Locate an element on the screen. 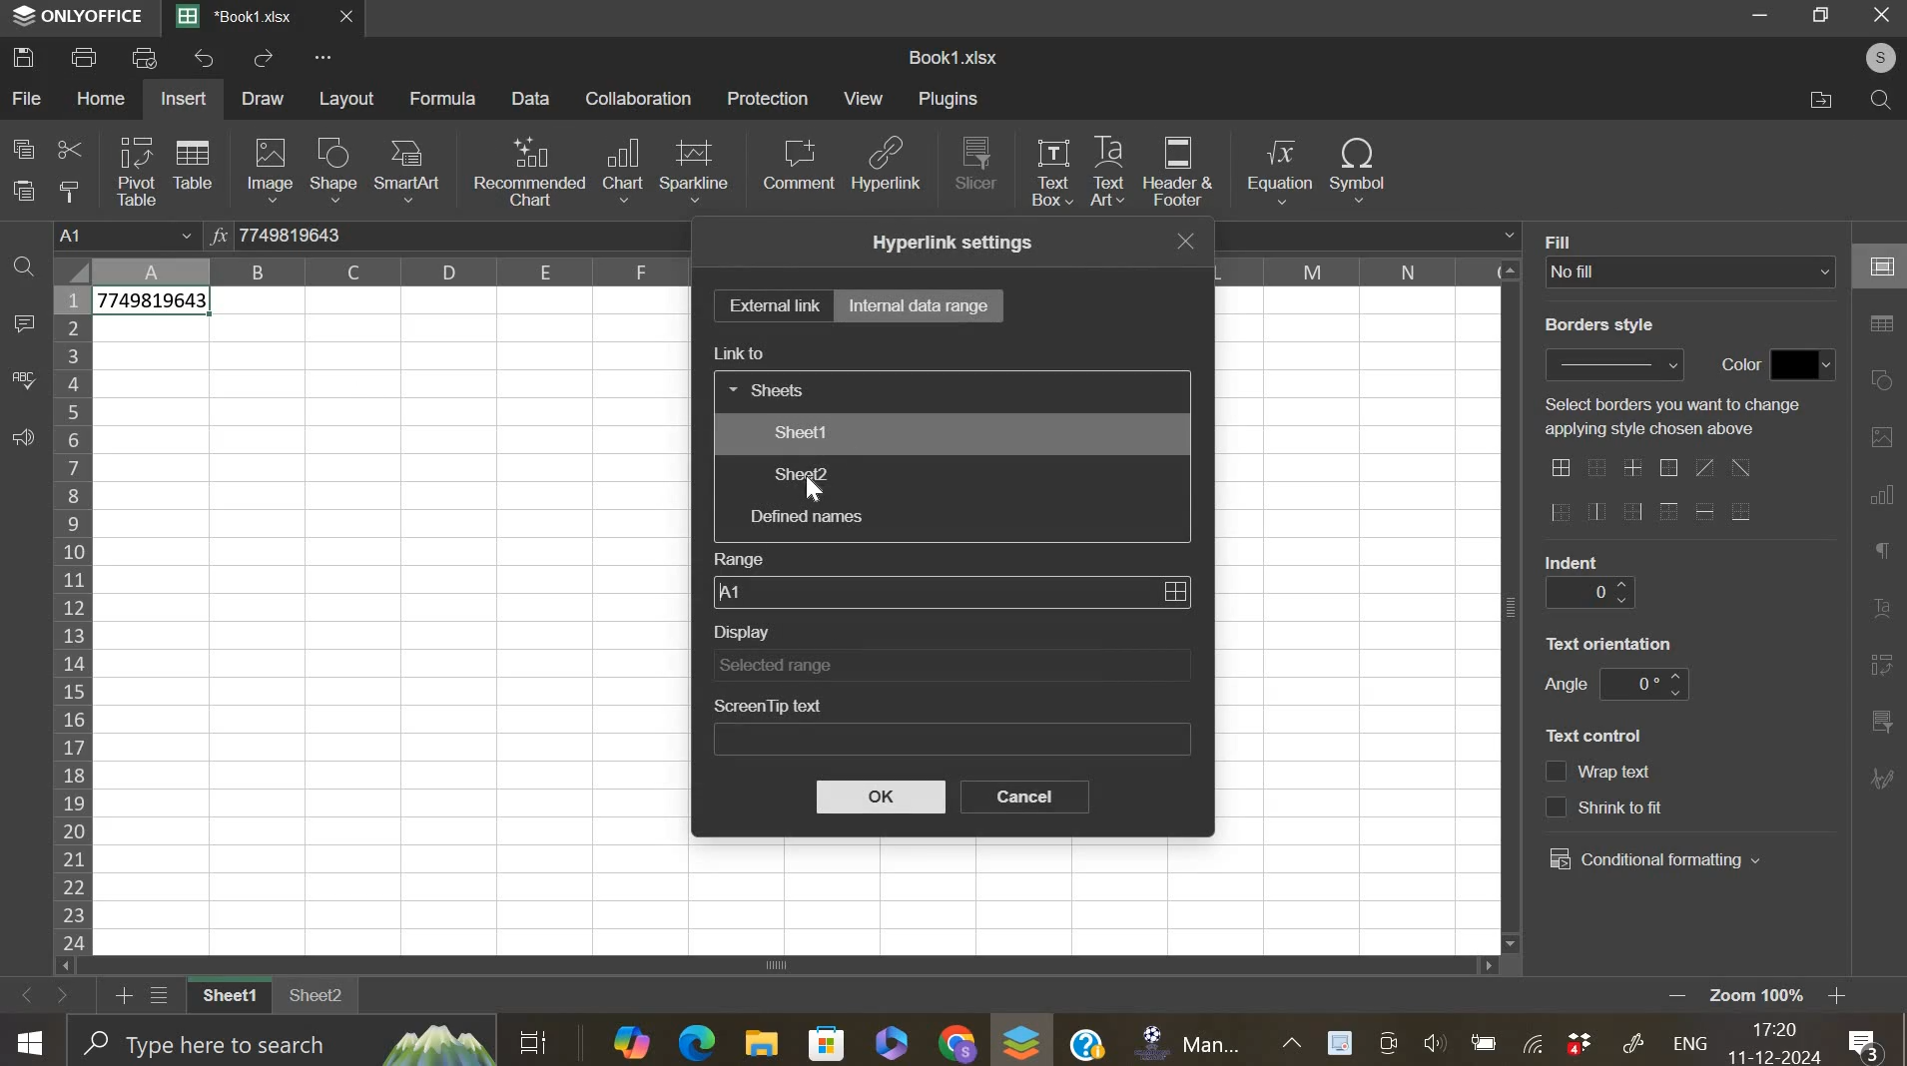 This screenshot has height=1066, width=1907. copy style is located at coordinates (69, 191).